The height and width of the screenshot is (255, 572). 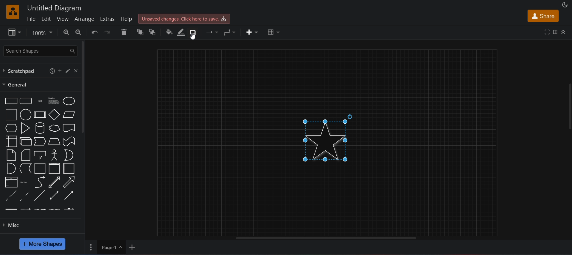 What do you see at coordinates (40, 209) in the screenshot?
I see `Connector with 2 labels` at bounding box center [40, 209].